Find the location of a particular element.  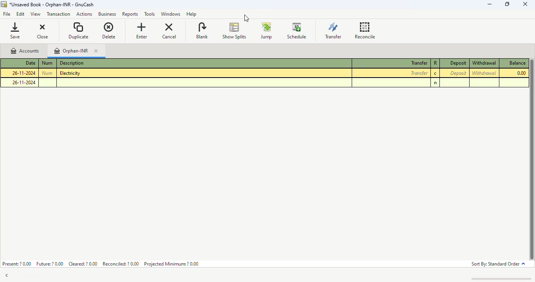

orphan-INR is located at coordinates (72, 51).